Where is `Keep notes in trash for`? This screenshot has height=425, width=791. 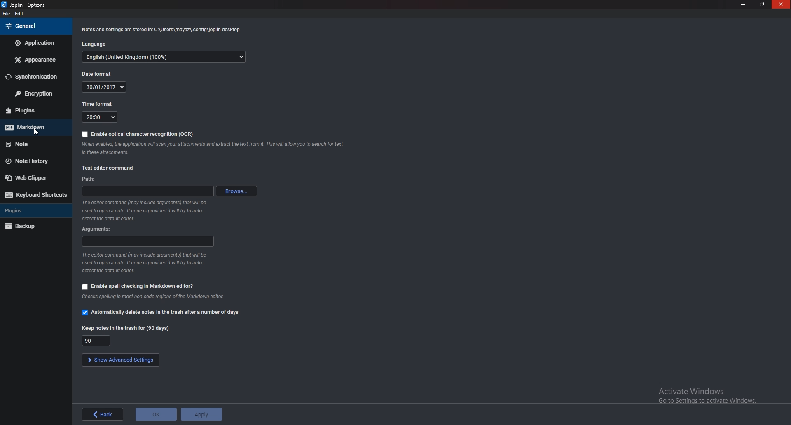
Keep notes in trash for is located at coordinates (94, 341).